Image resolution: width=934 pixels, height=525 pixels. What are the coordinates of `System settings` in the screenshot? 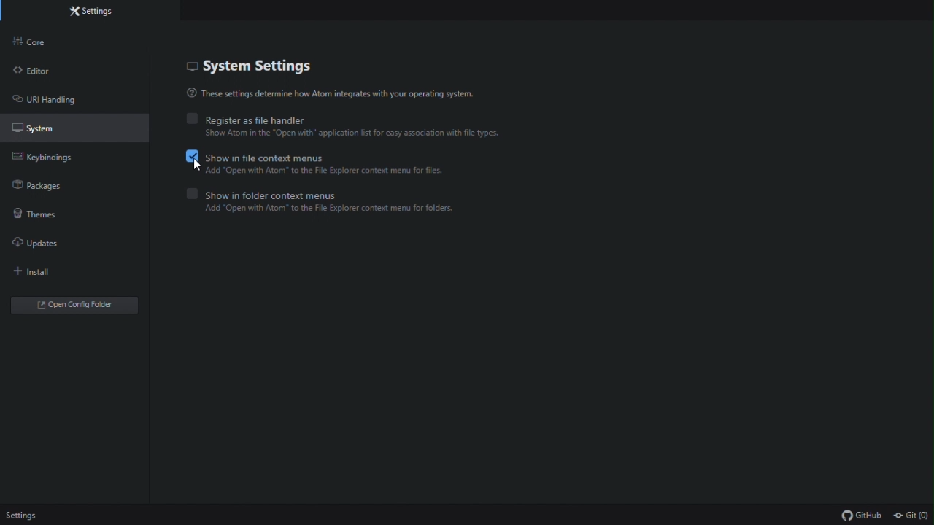 It's located at (273, 69).